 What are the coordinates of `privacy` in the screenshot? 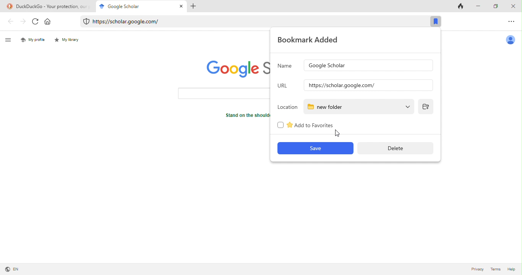 It's located at (477, 270).